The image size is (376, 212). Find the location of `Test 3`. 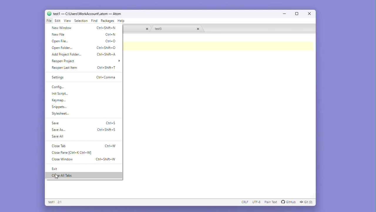

Test 3 is located at coordinates (167, 29).